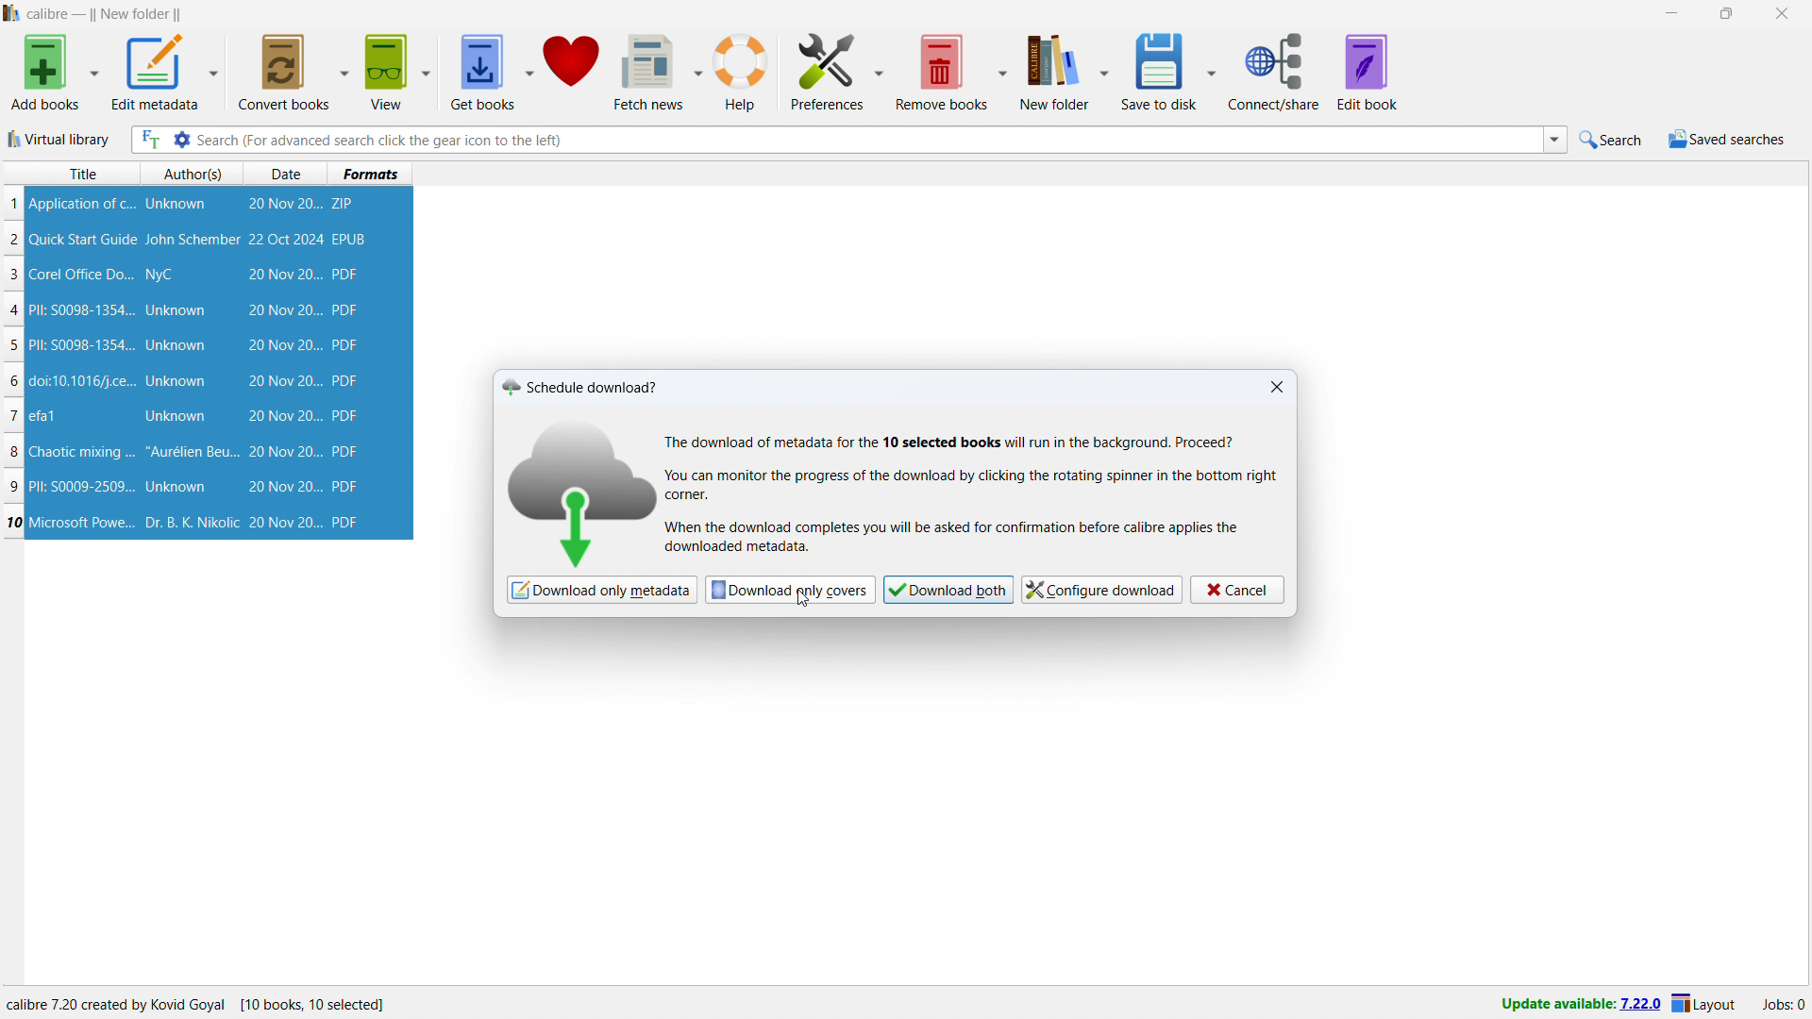  Describe the element at coordinates (1214, 71) in the screenshot. I see `save to disk options` at that location.